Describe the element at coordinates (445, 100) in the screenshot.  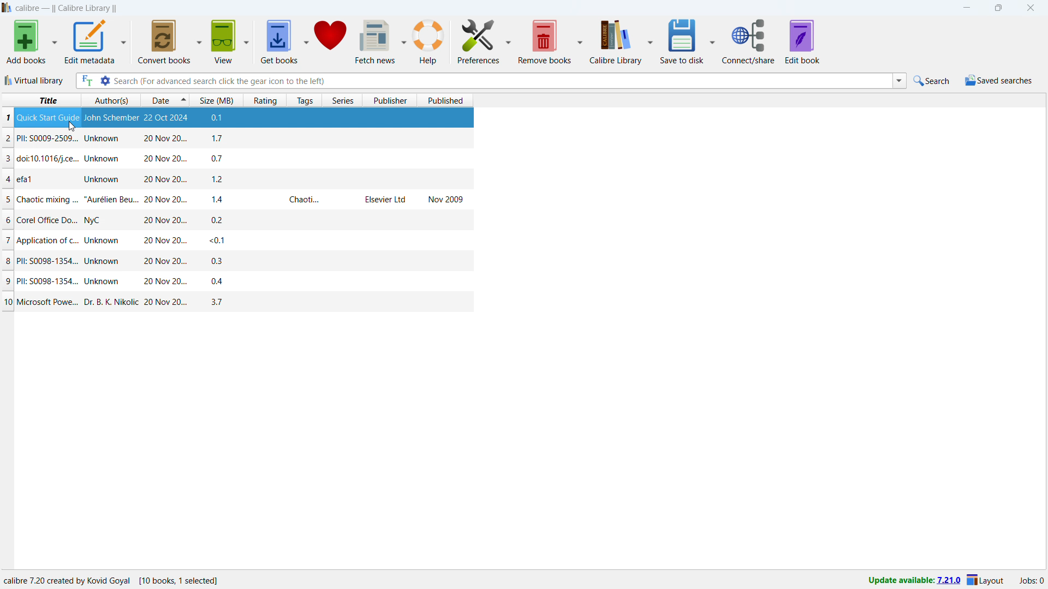
I see `sort by published` at that location.